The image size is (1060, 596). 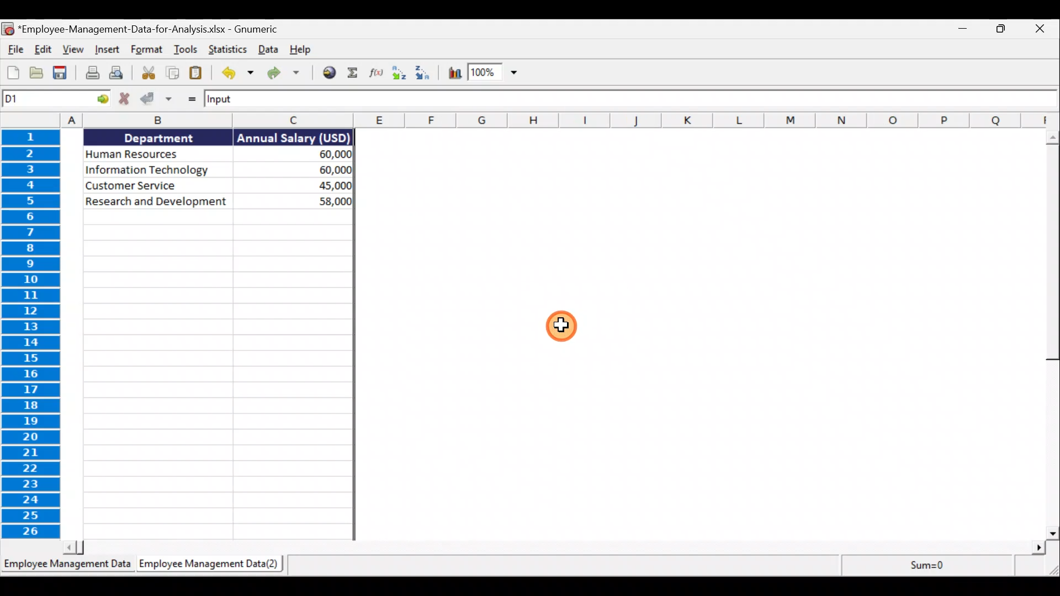 What do you see at coordinates (568, 326) in the screenshot?
I see `Cursor` at bounding box center [568, 326].